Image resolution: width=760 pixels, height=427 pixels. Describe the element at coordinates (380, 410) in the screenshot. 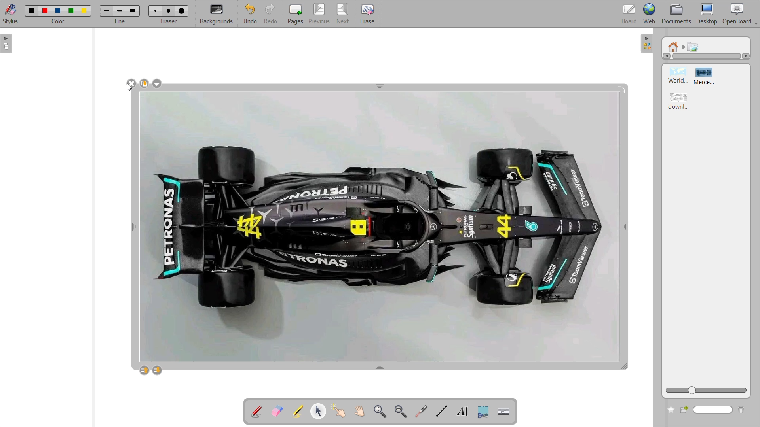

I see `zoom in` at that location.